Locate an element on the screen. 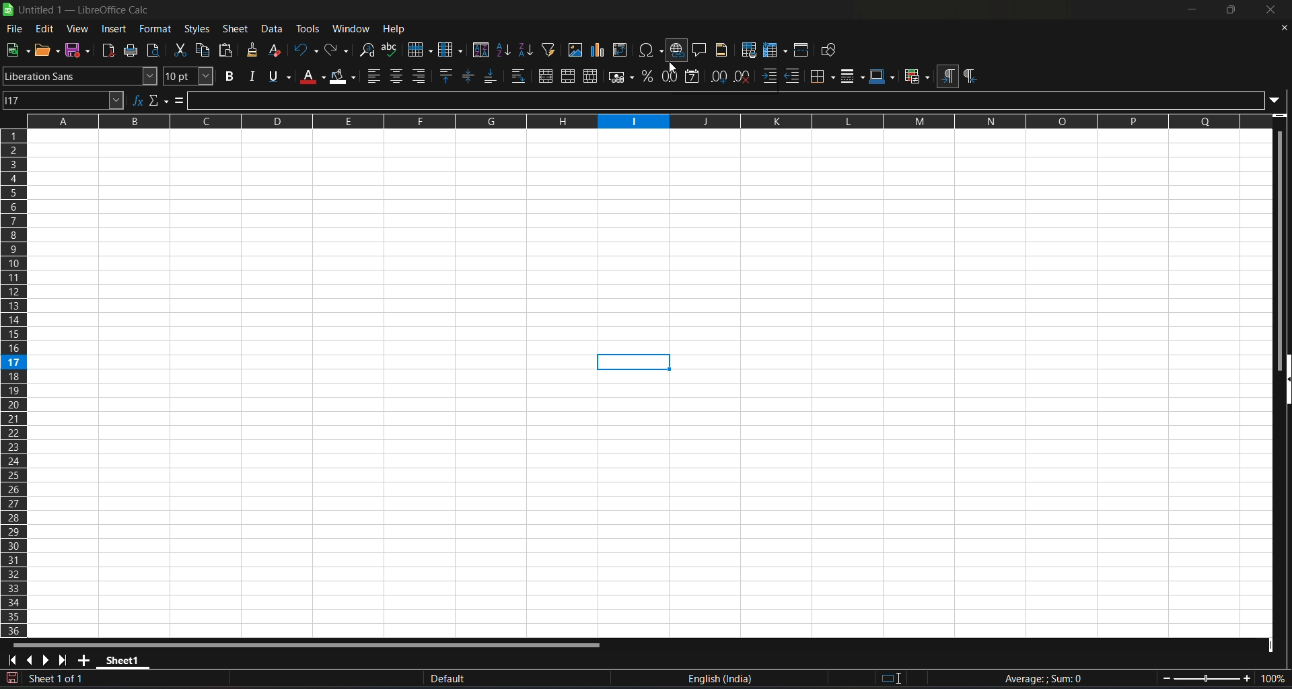 The image size is (1292, 689). sort is located at coordinates (481, 49).